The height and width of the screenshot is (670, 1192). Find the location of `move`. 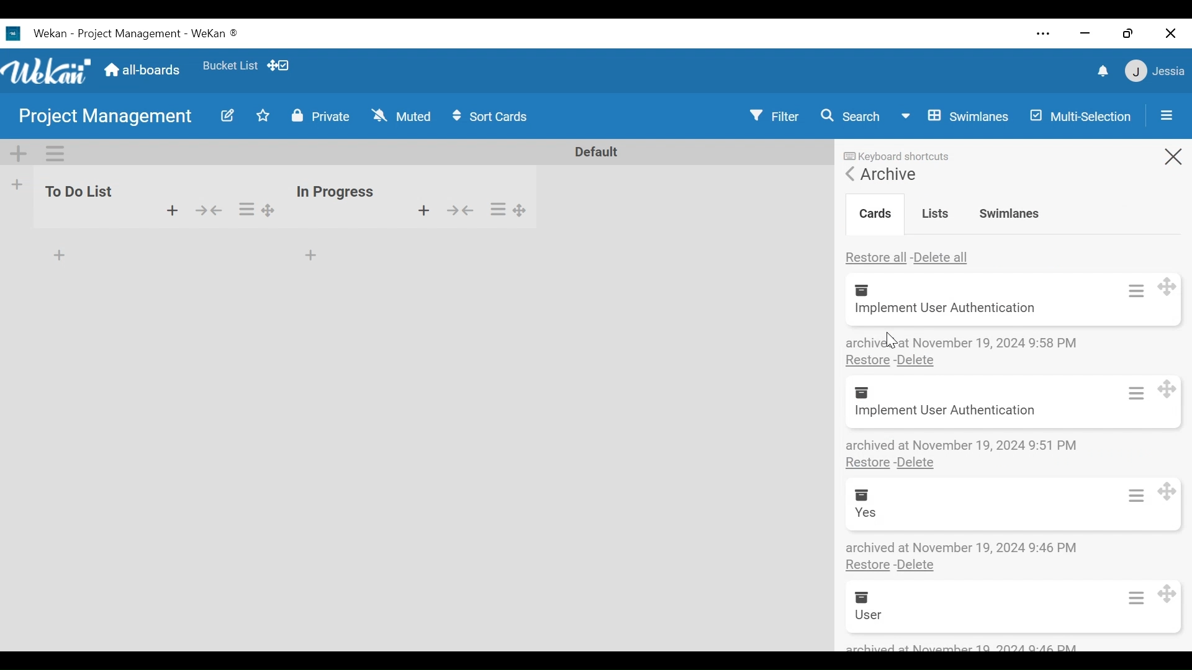

move is located at coordinates (1170, 496).